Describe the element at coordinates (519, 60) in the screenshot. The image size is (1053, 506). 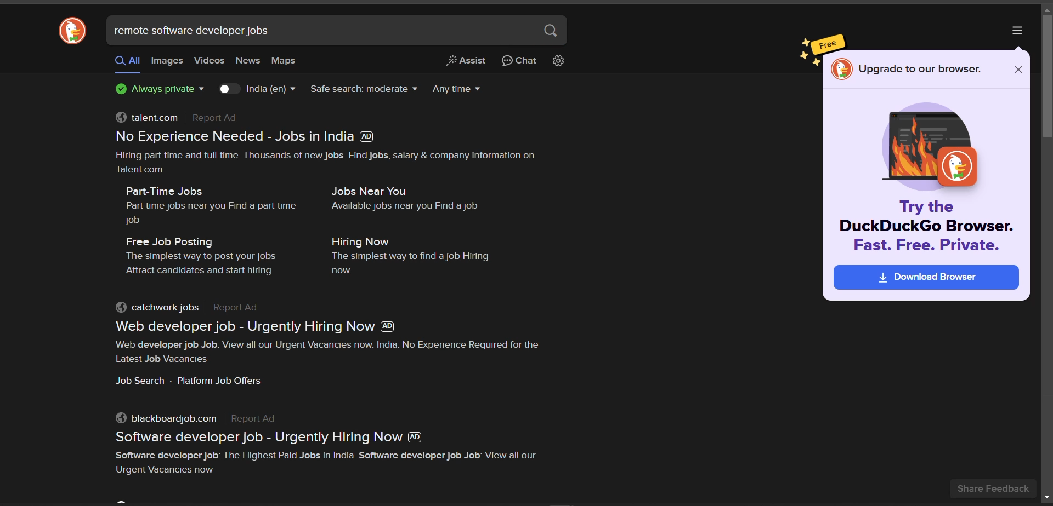
I see `chat privately with AI` at that location.